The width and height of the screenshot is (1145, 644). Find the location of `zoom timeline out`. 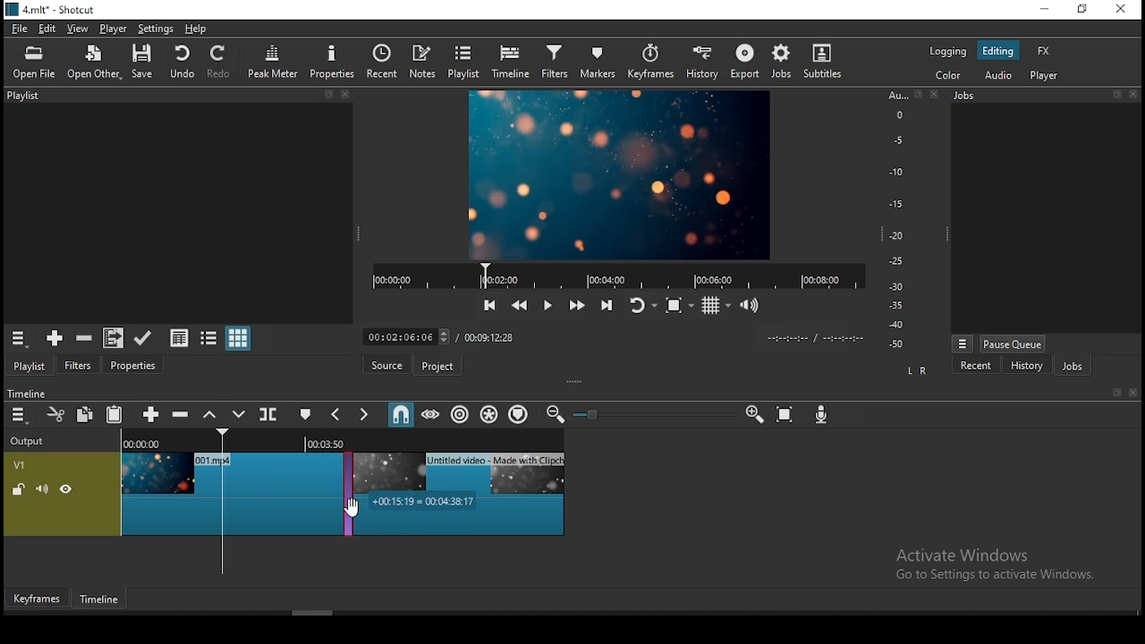

zoom timeline out is located at coordinates (554, 415).